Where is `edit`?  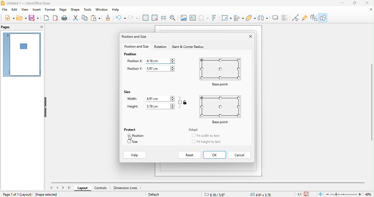
edit is located at coordinates (14, 10).